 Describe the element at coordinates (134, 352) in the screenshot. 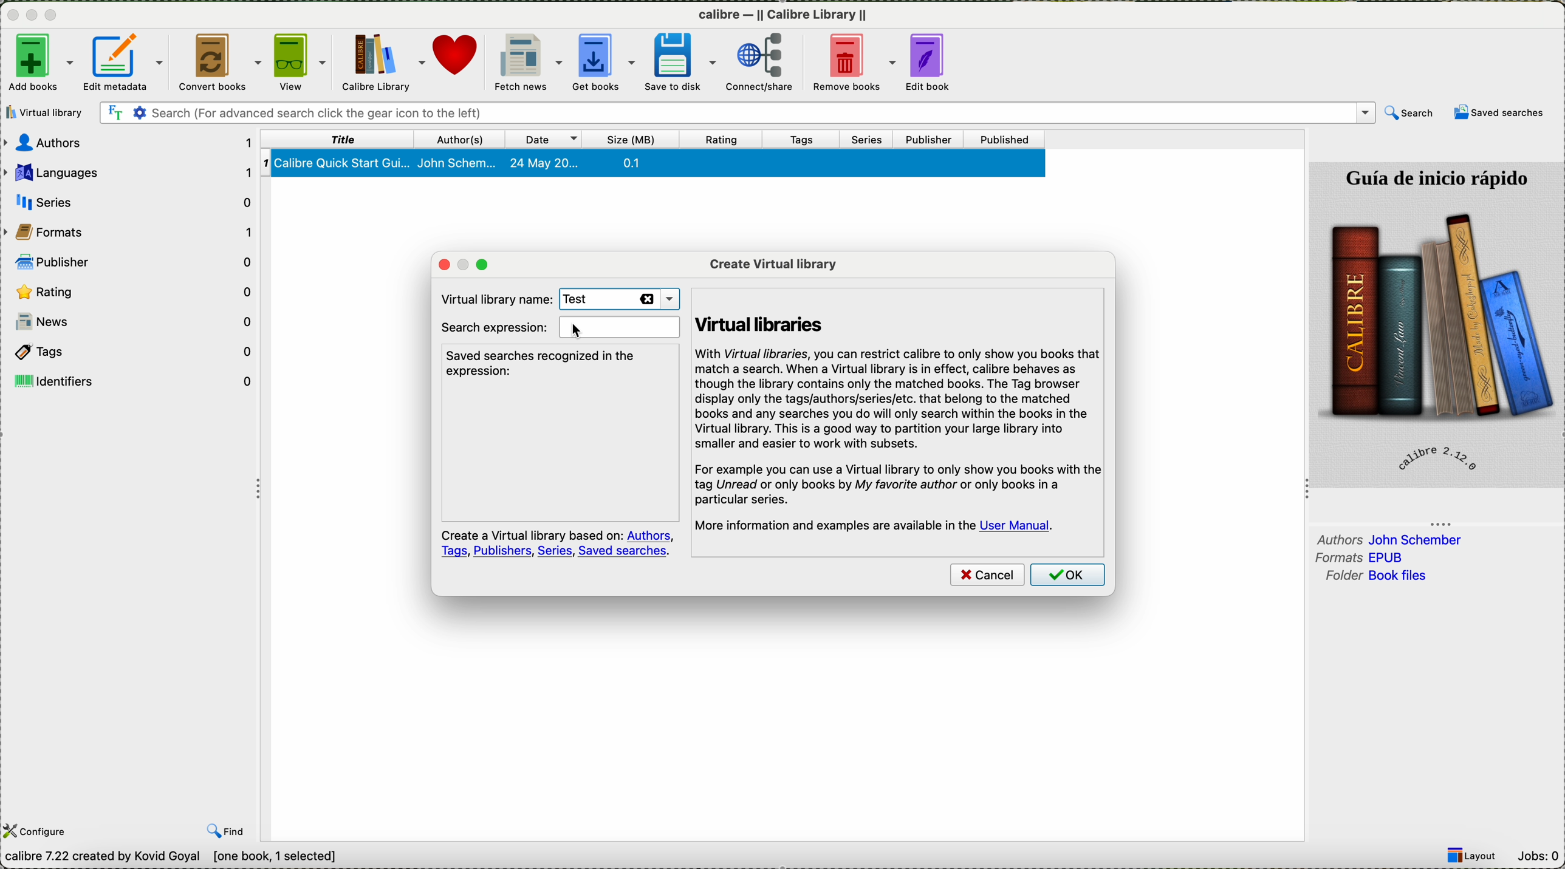

I see `tags` at that location.